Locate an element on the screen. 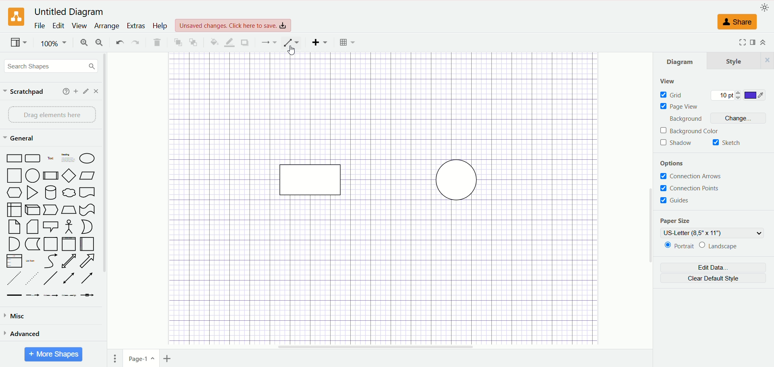  Diamond is located at coordinates (69, 176).